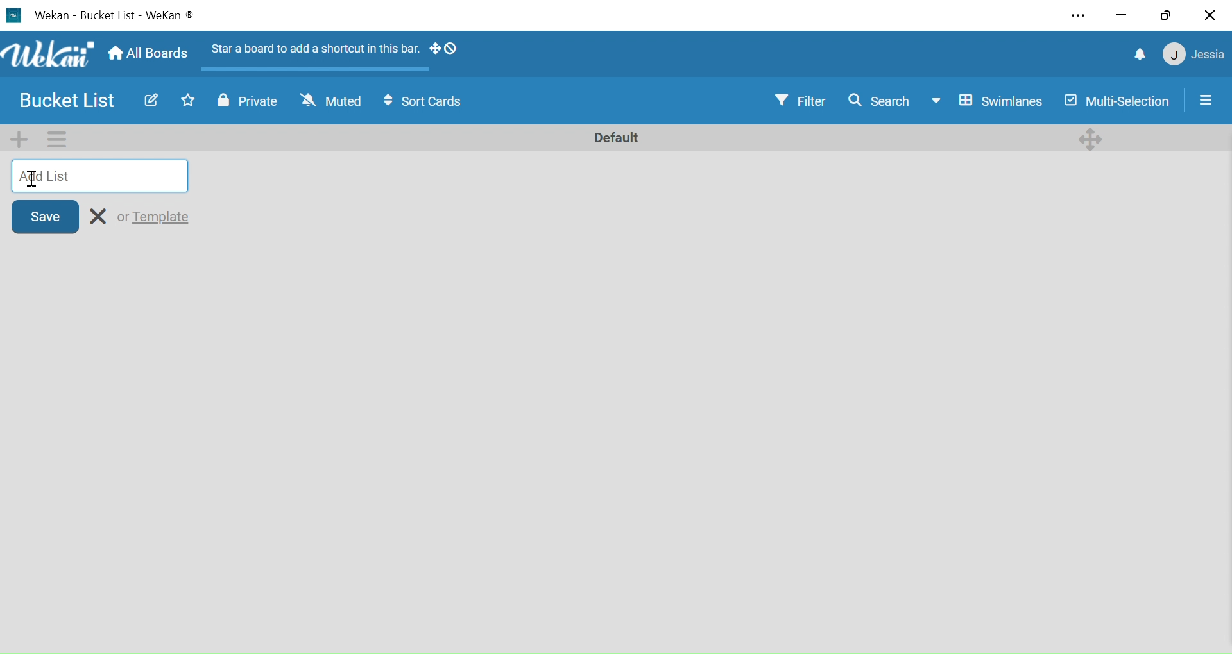 Image resolution: width=1232 pixels, height=654 pixels. Describe the element at coordinates (51, 15) in the screenshot. I see `Wekan` at that location.